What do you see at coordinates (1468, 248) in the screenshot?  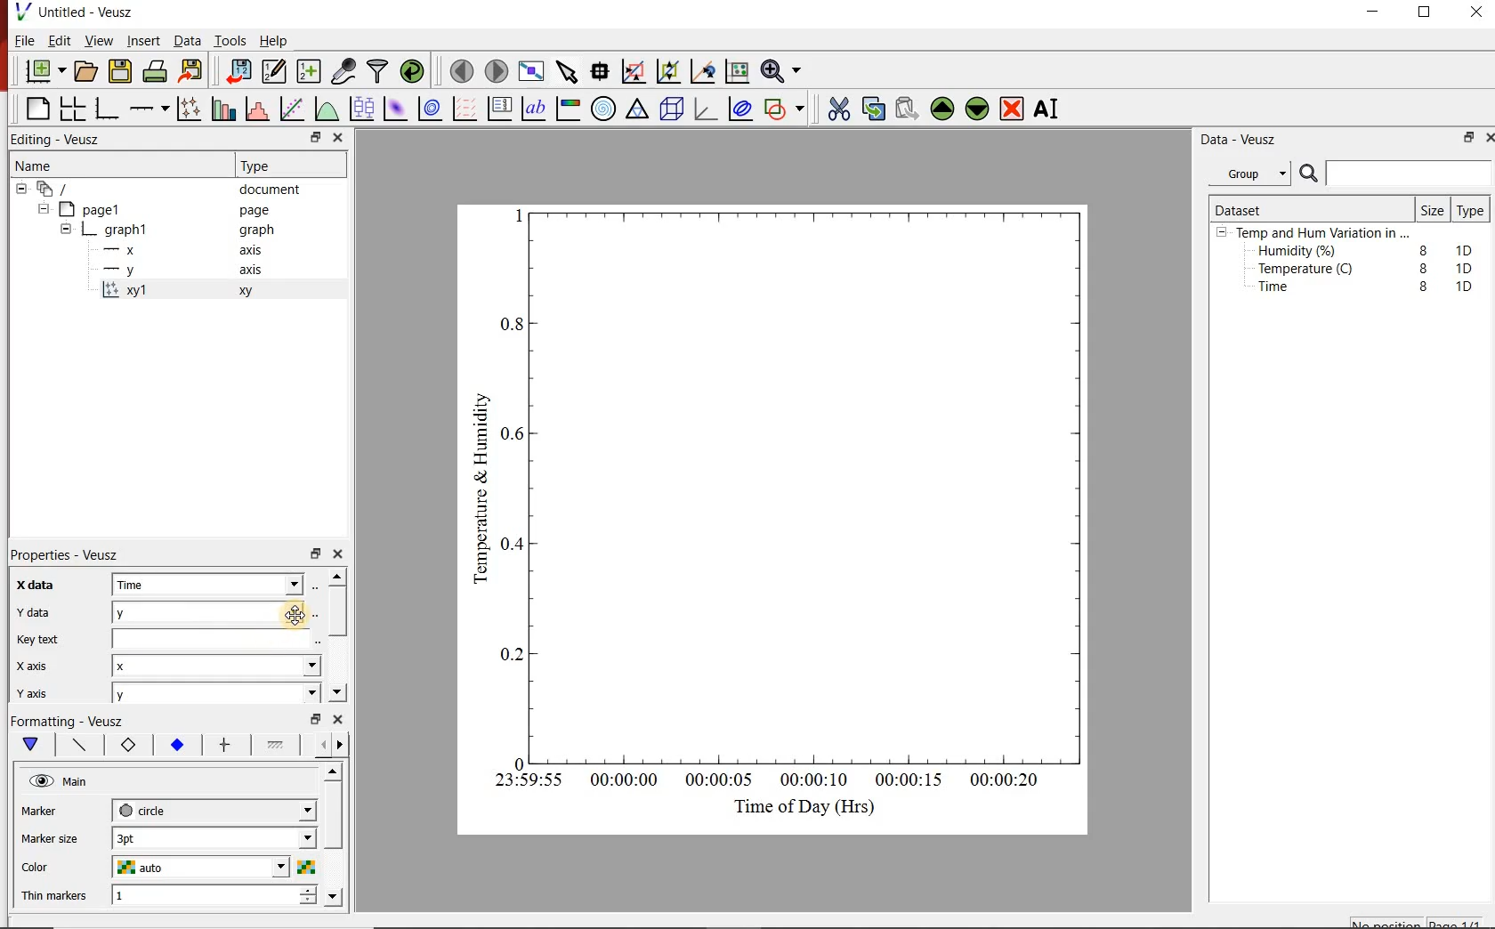 I see `1D` at bounding box center [1468, 248].